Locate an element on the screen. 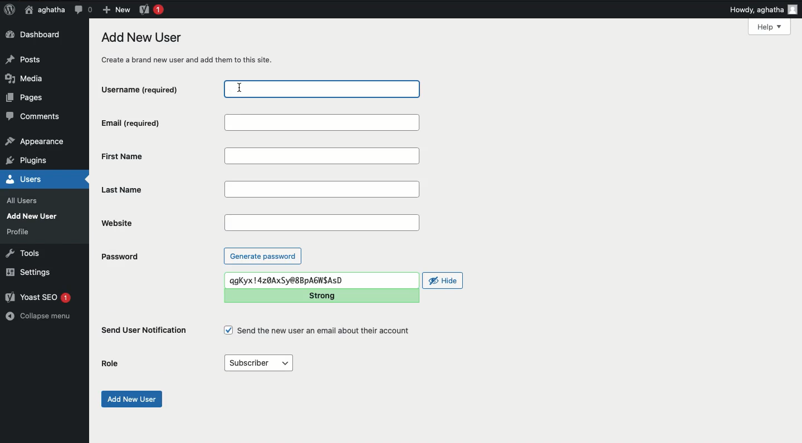 The width and height of the screenshot is (802, 443). Comments is located at coordinates (34, 118).